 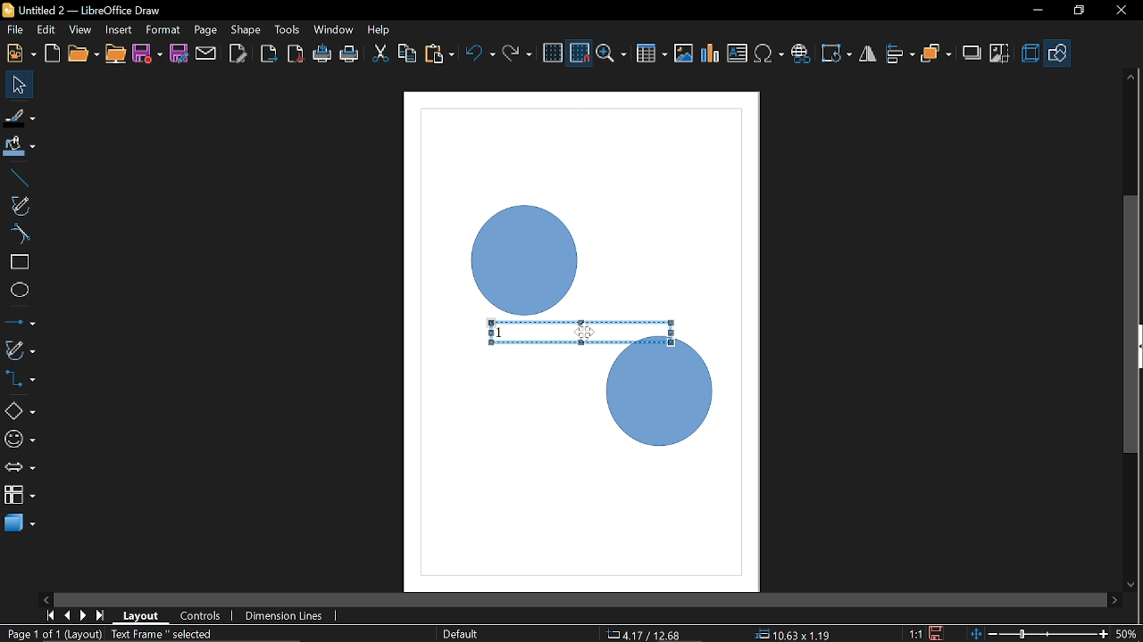 I want to click on Open template manager, so click(x=52, y=53).